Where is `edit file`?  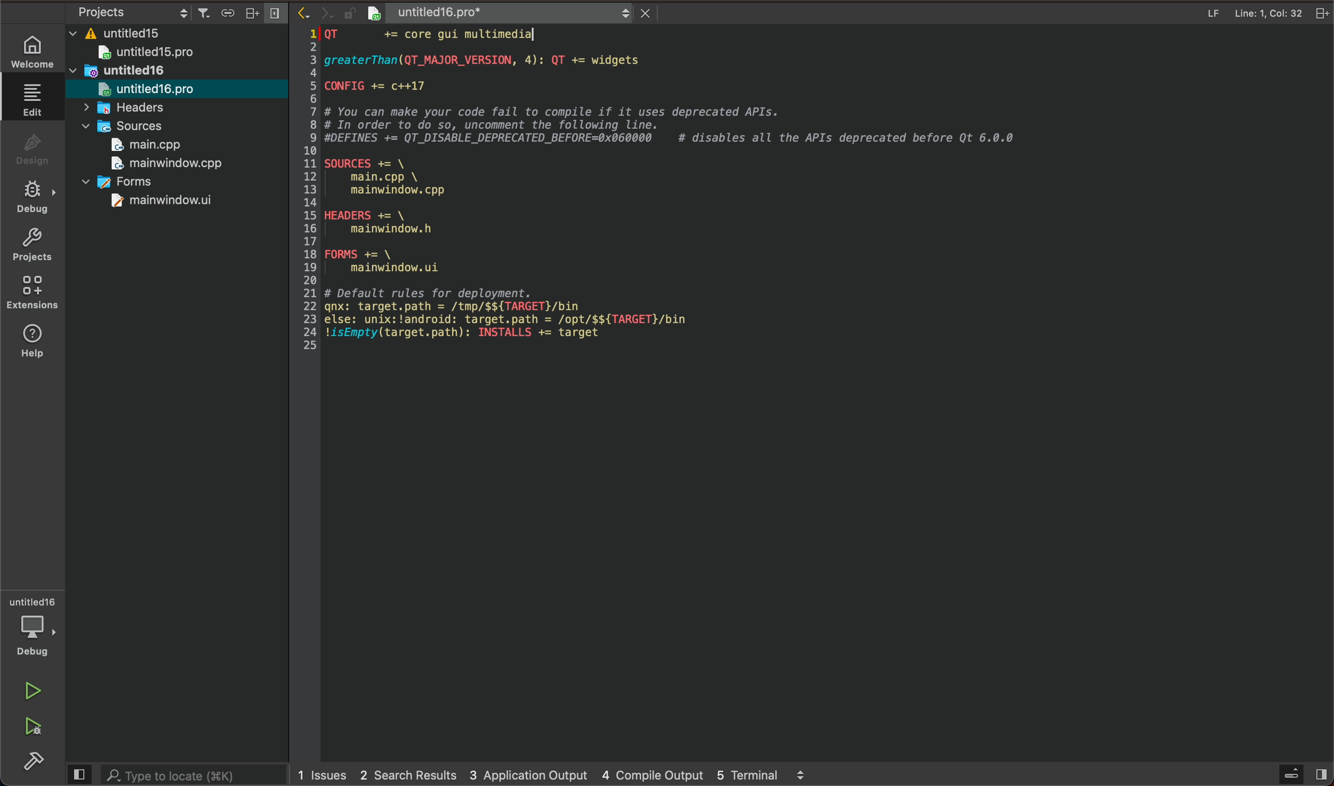 edit file is located at coordinates (33, 100).